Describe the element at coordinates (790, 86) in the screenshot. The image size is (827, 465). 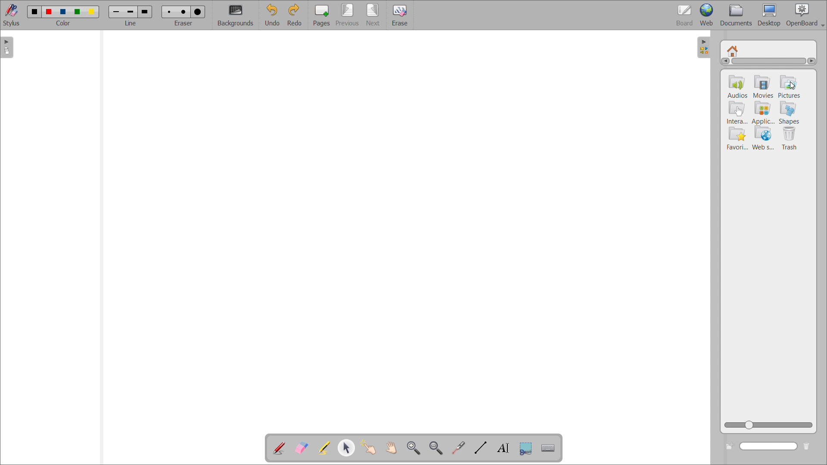
I see `pictures` at that location.